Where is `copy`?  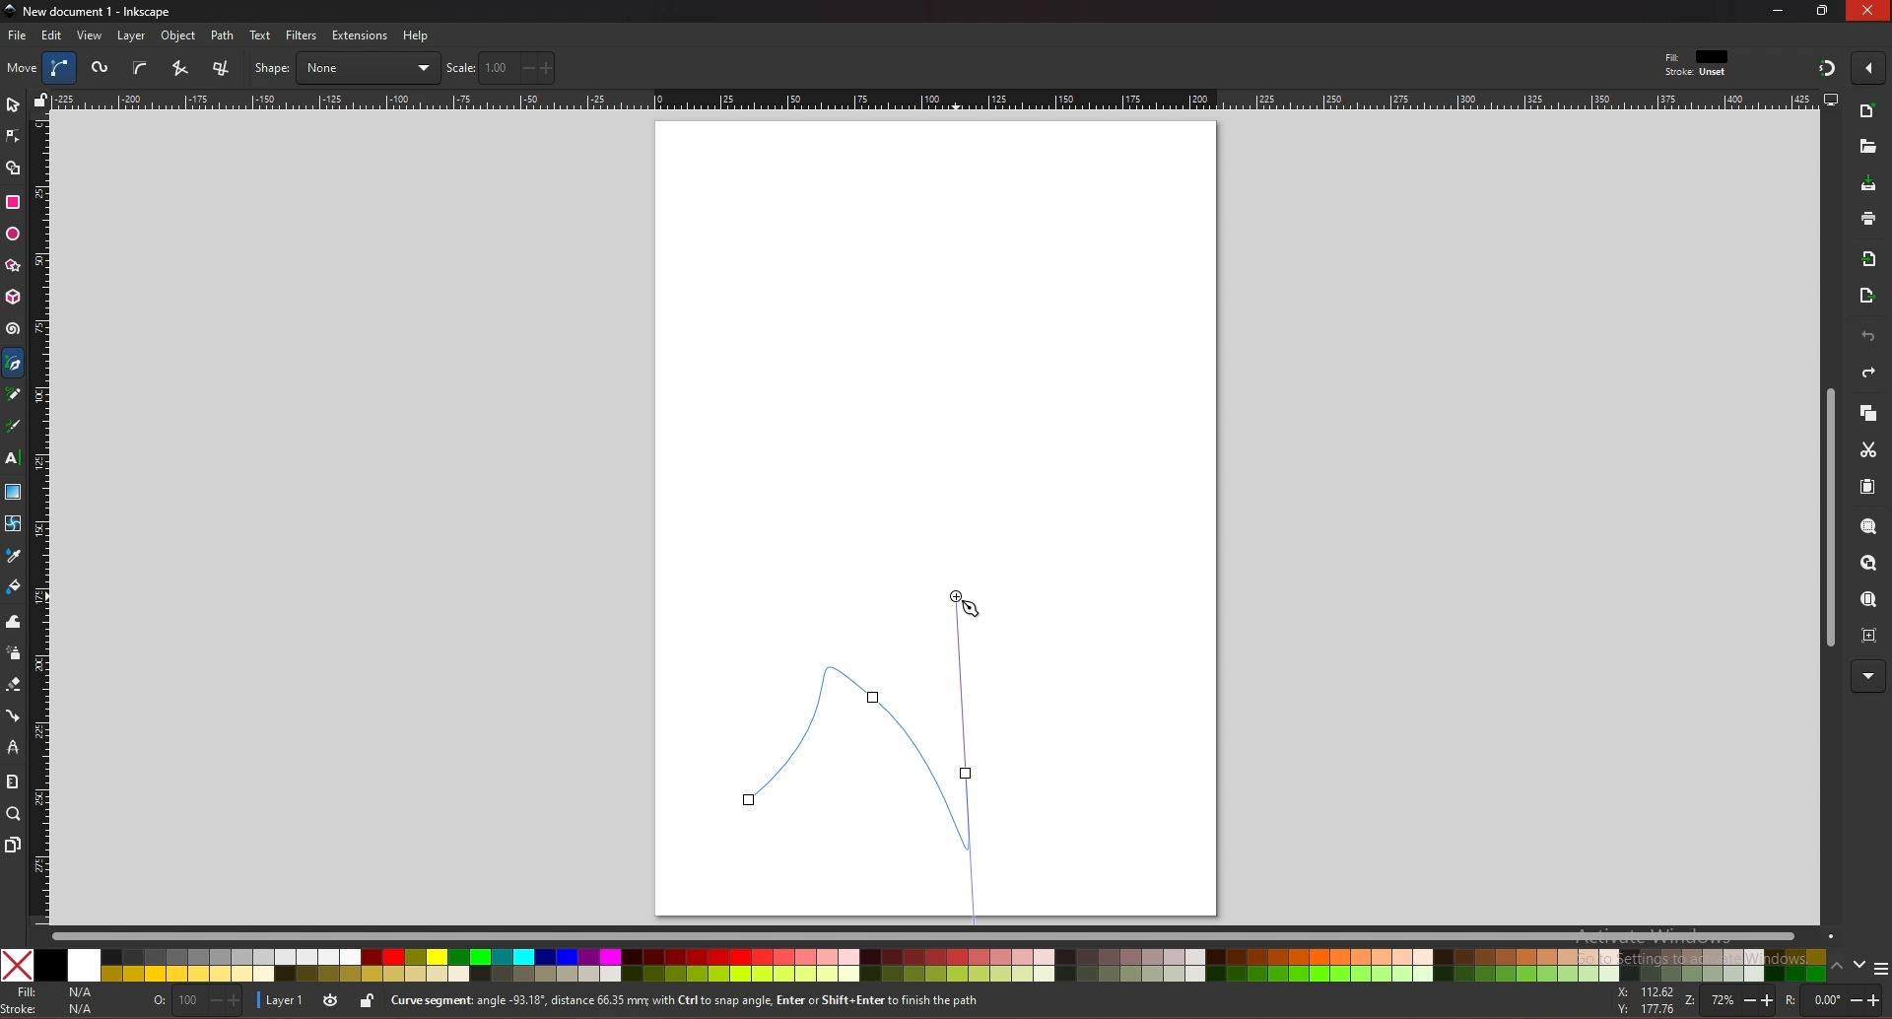
copy is located at coordinates (1867, 414).